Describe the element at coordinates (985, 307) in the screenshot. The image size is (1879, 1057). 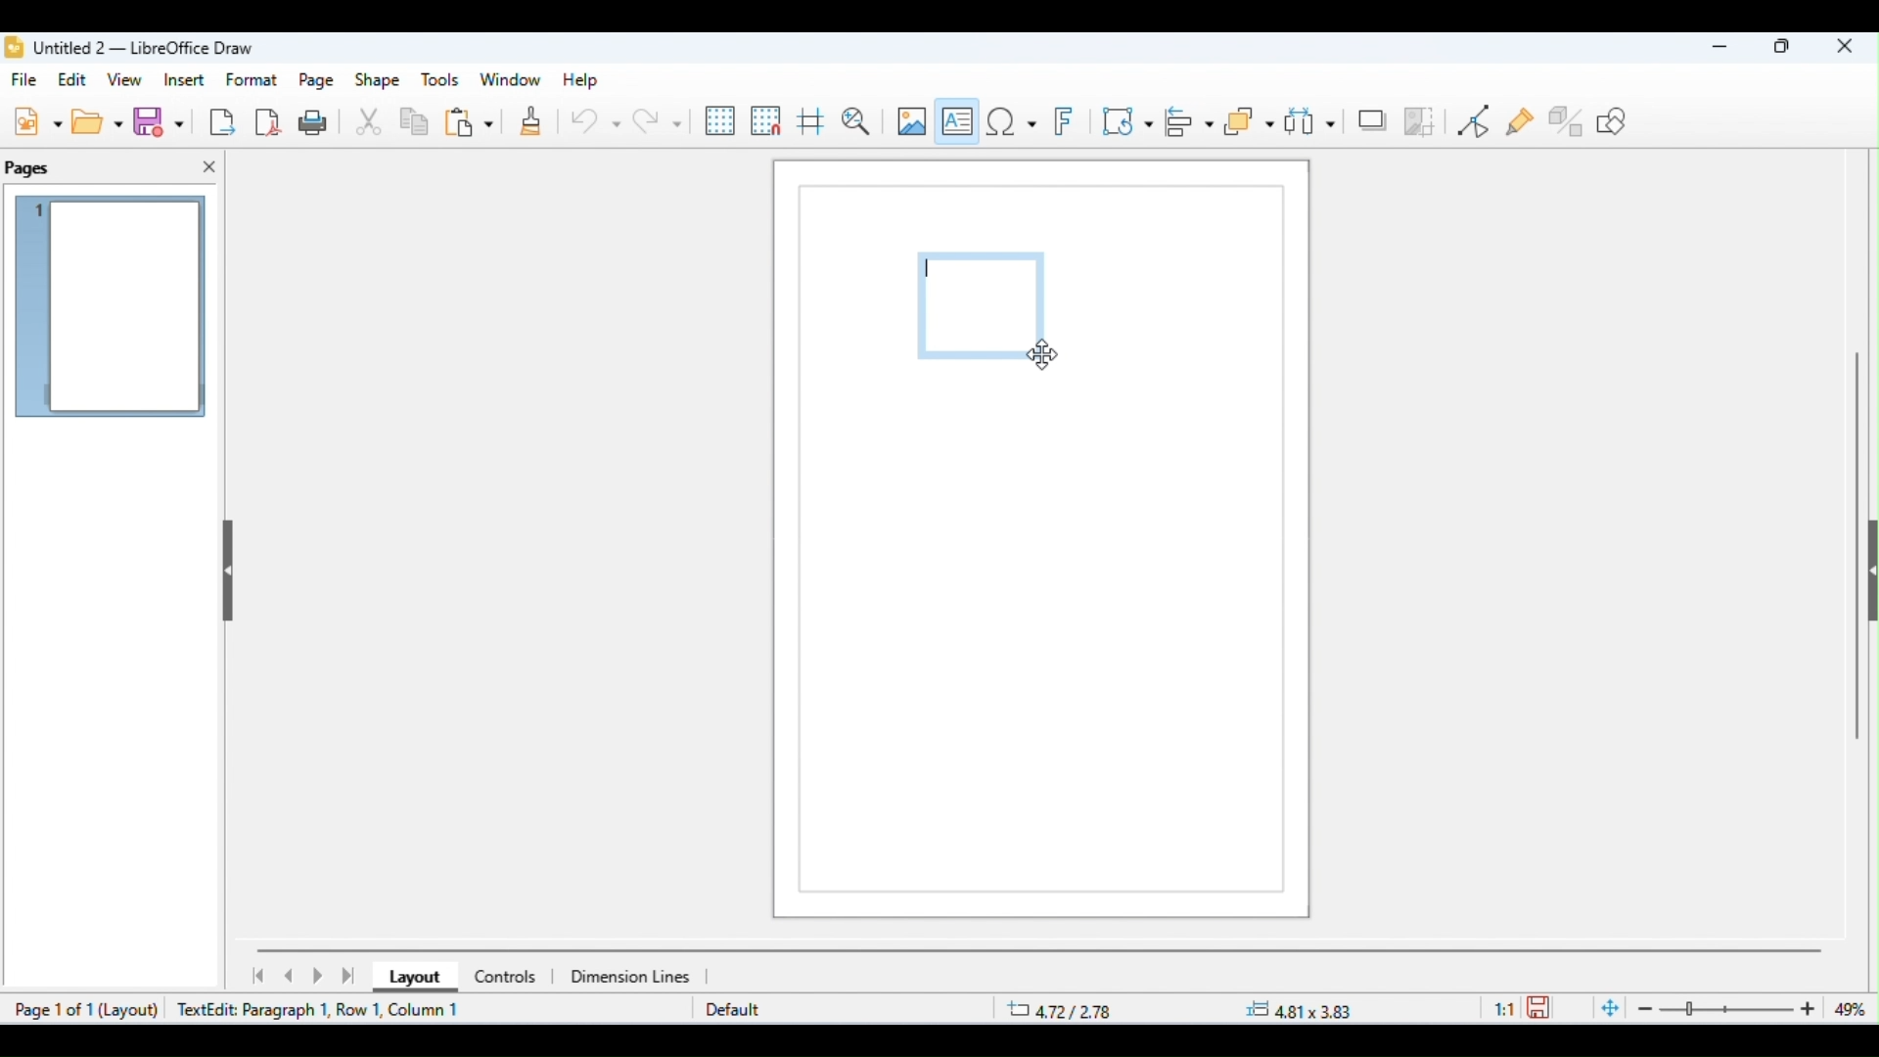
I see `text box appeared` at that location.